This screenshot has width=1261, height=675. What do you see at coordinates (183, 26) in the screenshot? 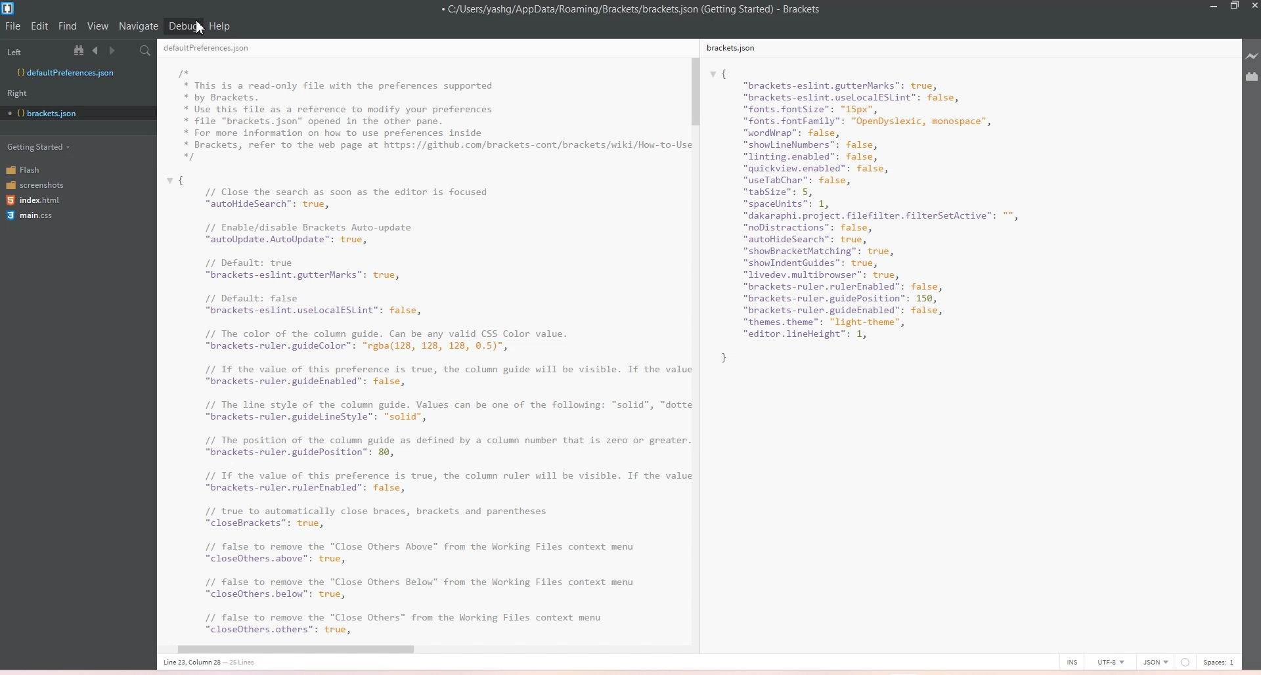
I see `Debug` at bounding box center [183, 26].